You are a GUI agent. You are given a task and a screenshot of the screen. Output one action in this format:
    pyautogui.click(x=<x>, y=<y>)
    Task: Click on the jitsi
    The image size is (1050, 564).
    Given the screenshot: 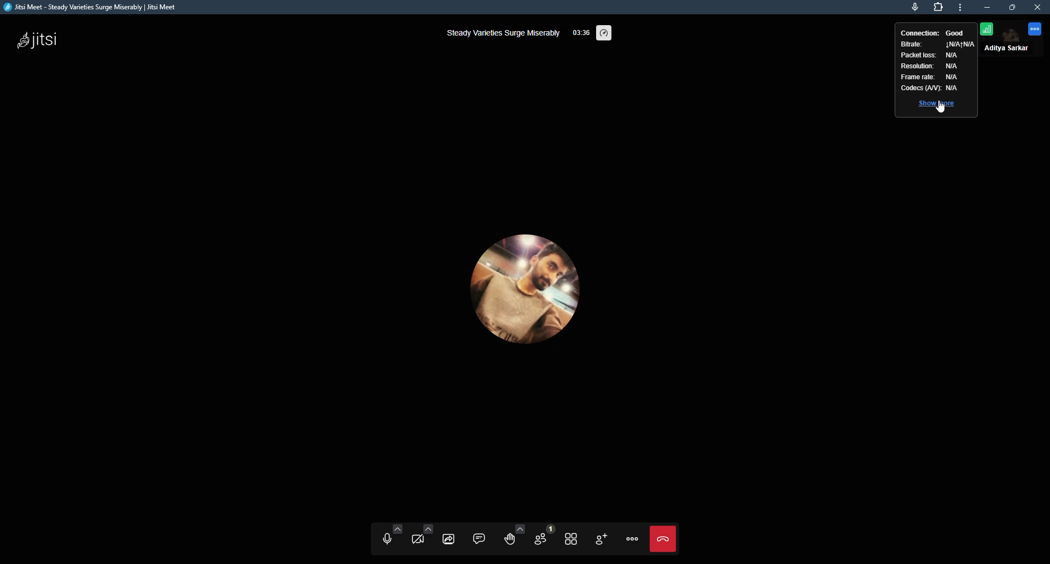 What is the action you would take?
    pyautogui.click(x=45, y=44)
    